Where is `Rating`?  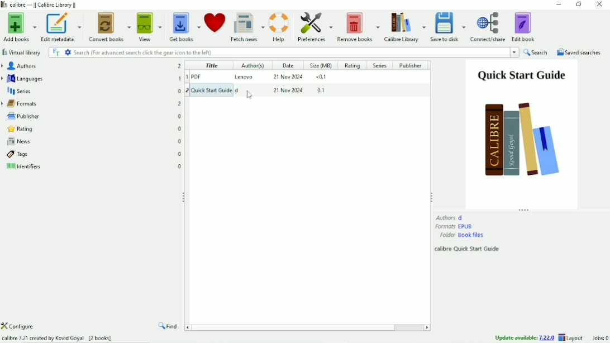 Rating is located at coordinates (92, 128).